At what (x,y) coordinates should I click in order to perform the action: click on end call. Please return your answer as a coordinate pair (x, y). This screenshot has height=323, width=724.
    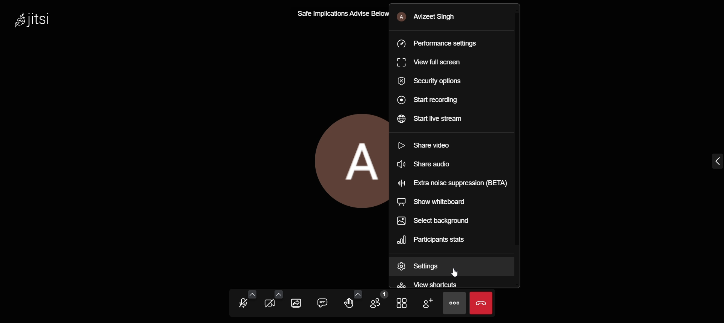
    Looking at the image, I should click on (481, 303).